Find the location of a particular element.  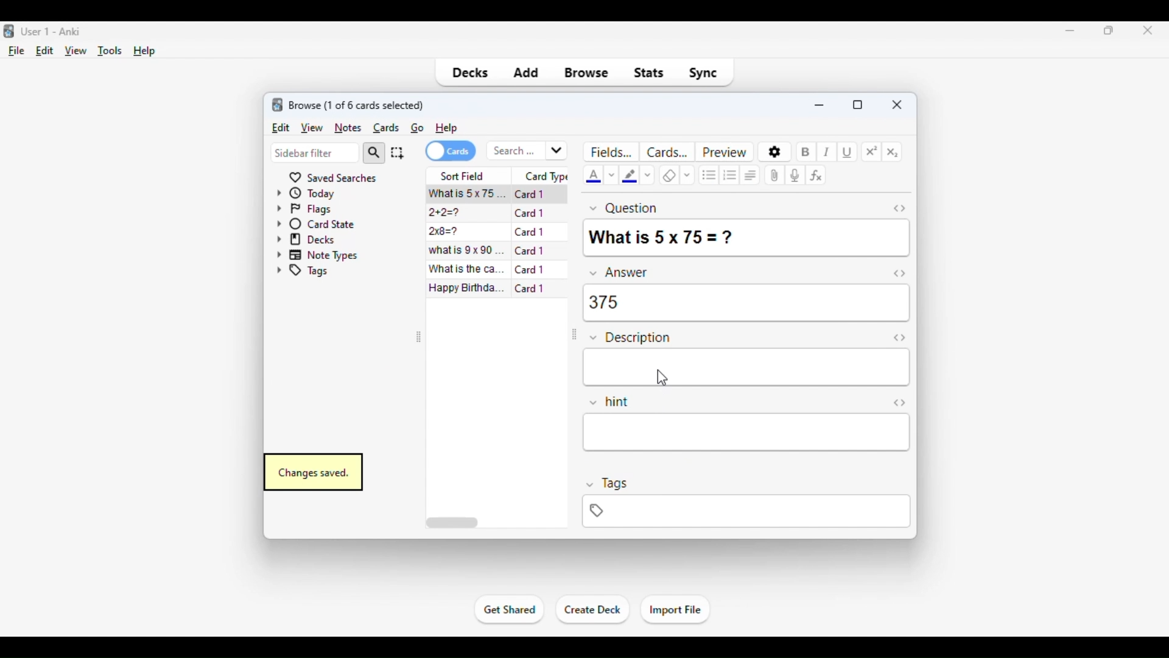

unordered list is located at coordinates (709, 174).